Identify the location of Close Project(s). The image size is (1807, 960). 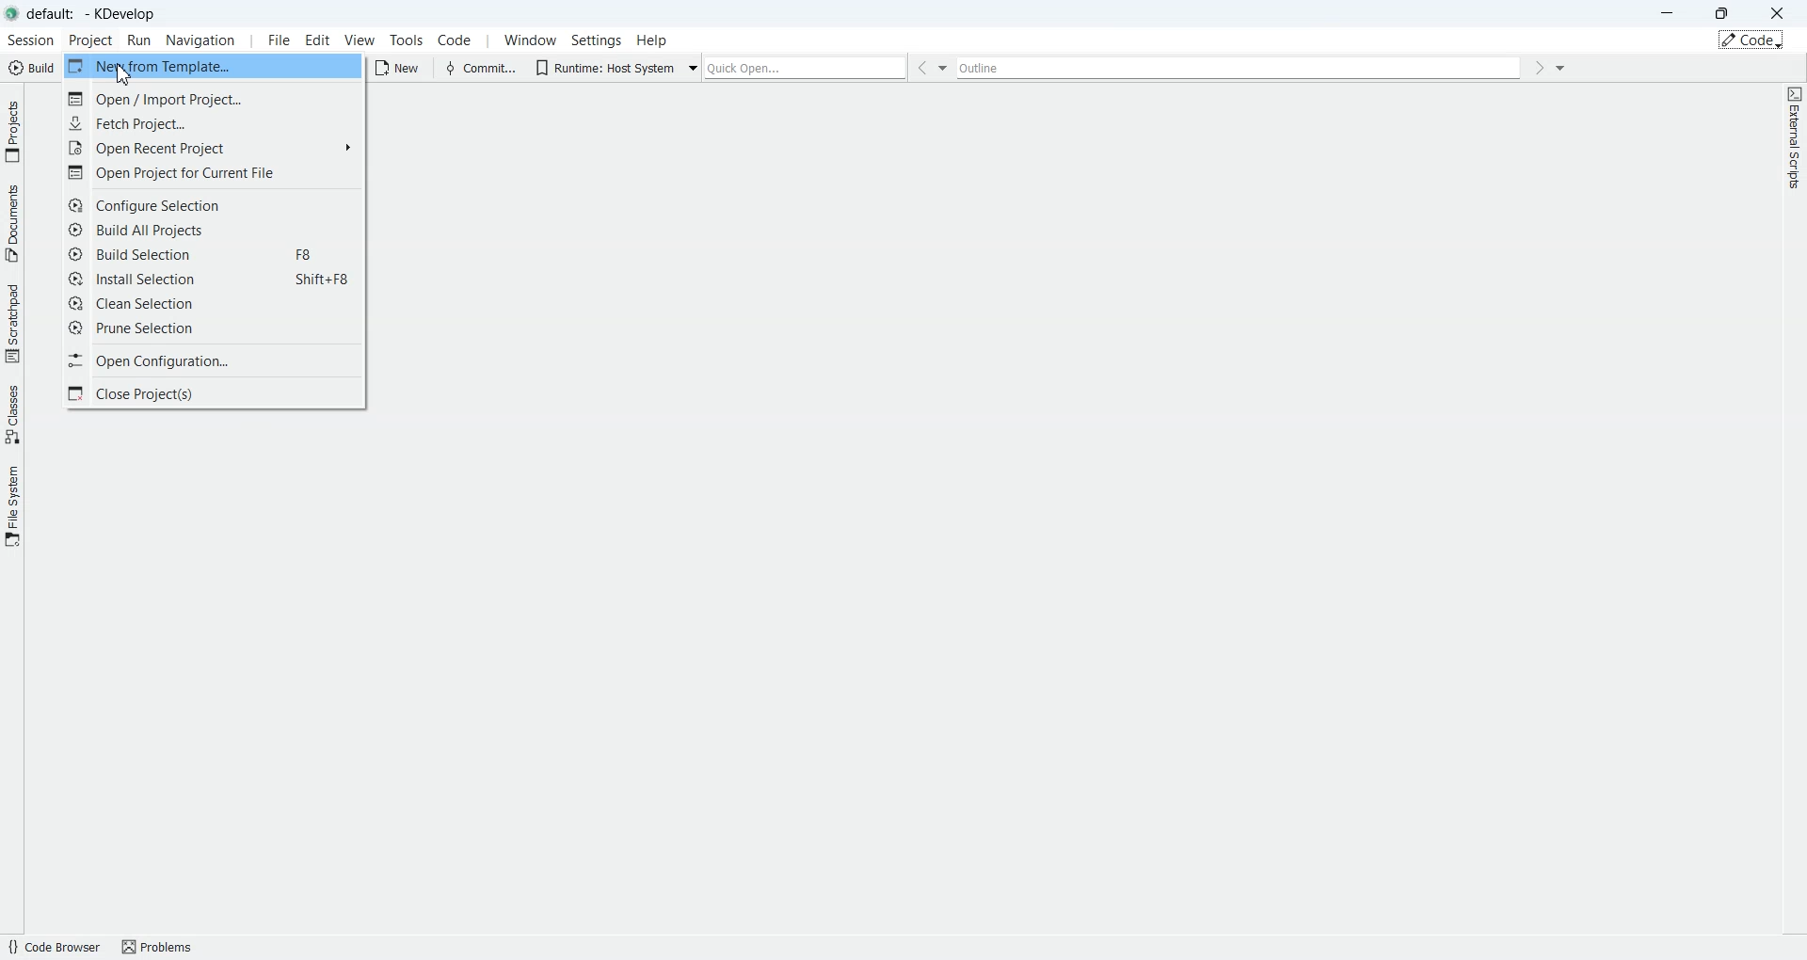
(214, 393).